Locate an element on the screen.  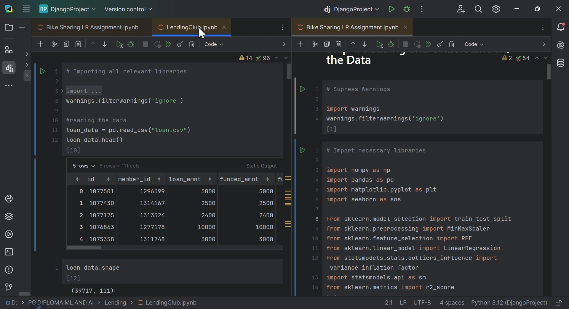
interpreter is located at coordinates (510, 302).